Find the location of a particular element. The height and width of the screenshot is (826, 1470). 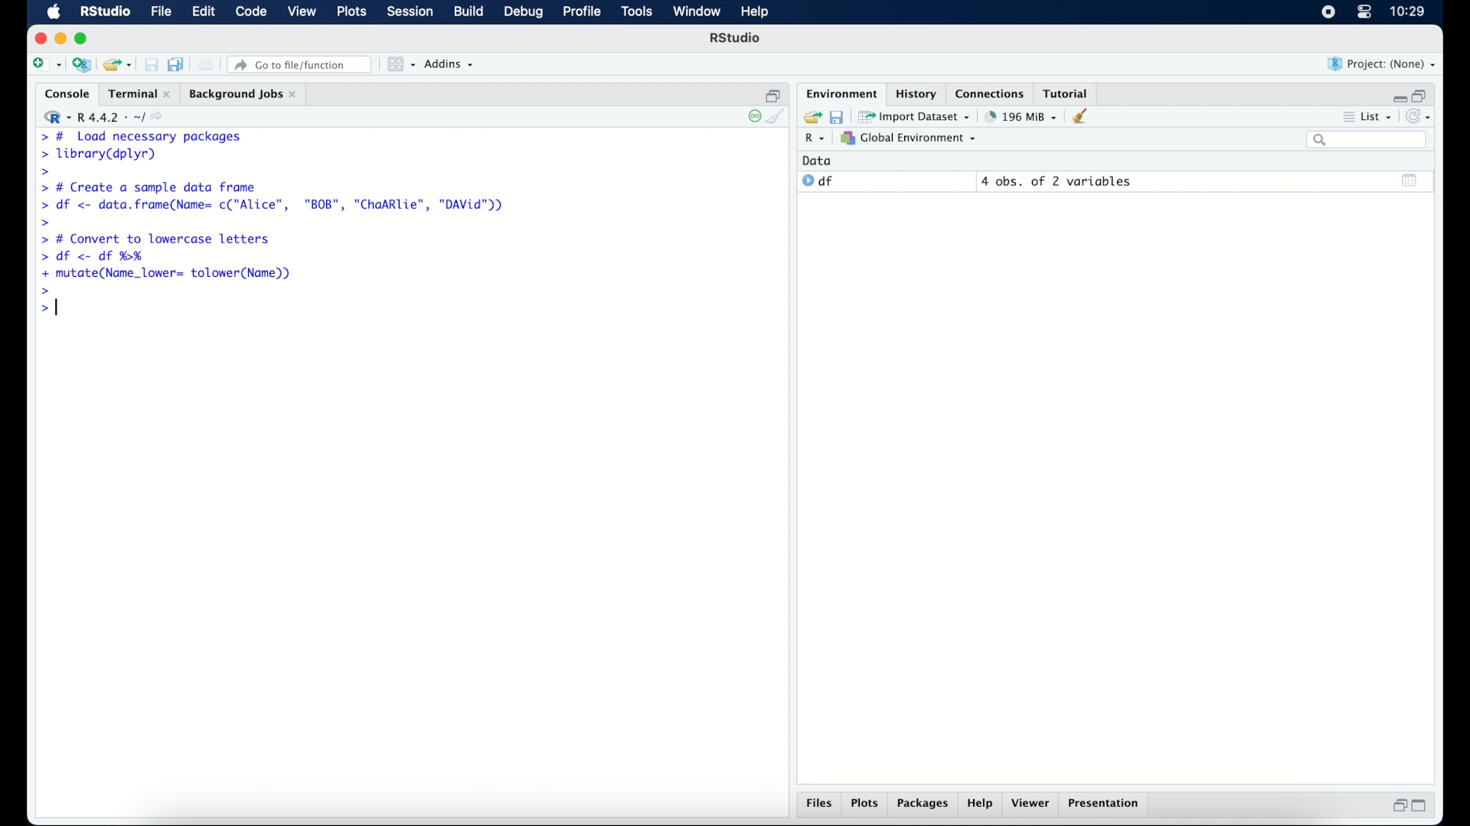

import dataset is located at coordinates (916, 115).